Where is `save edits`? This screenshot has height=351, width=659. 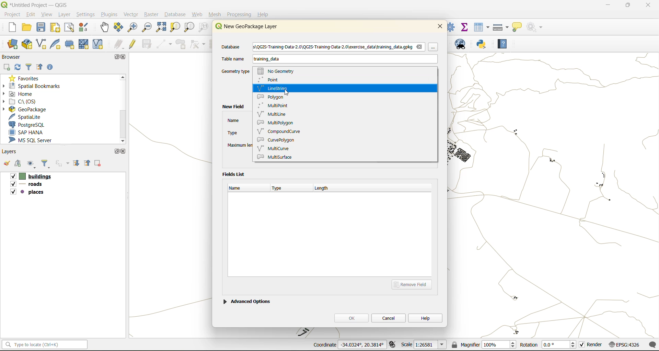
save edits is located at coordinates (148, 44).